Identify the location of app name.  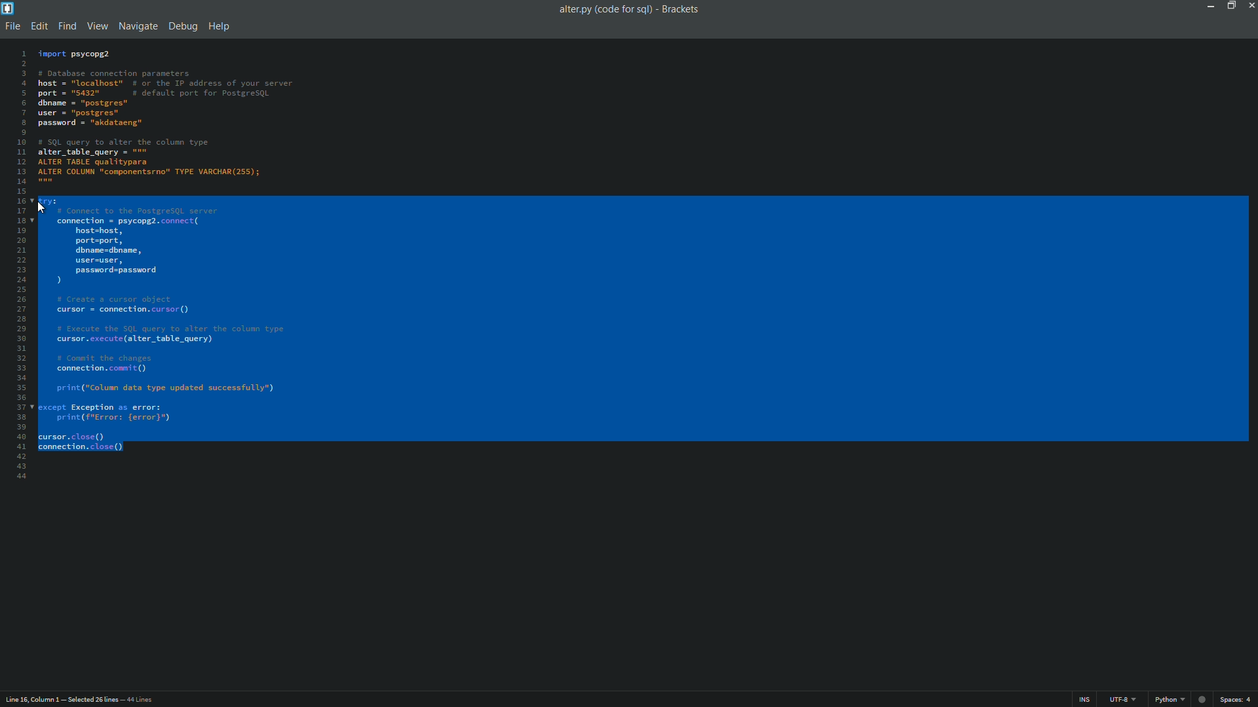
(683, 10).